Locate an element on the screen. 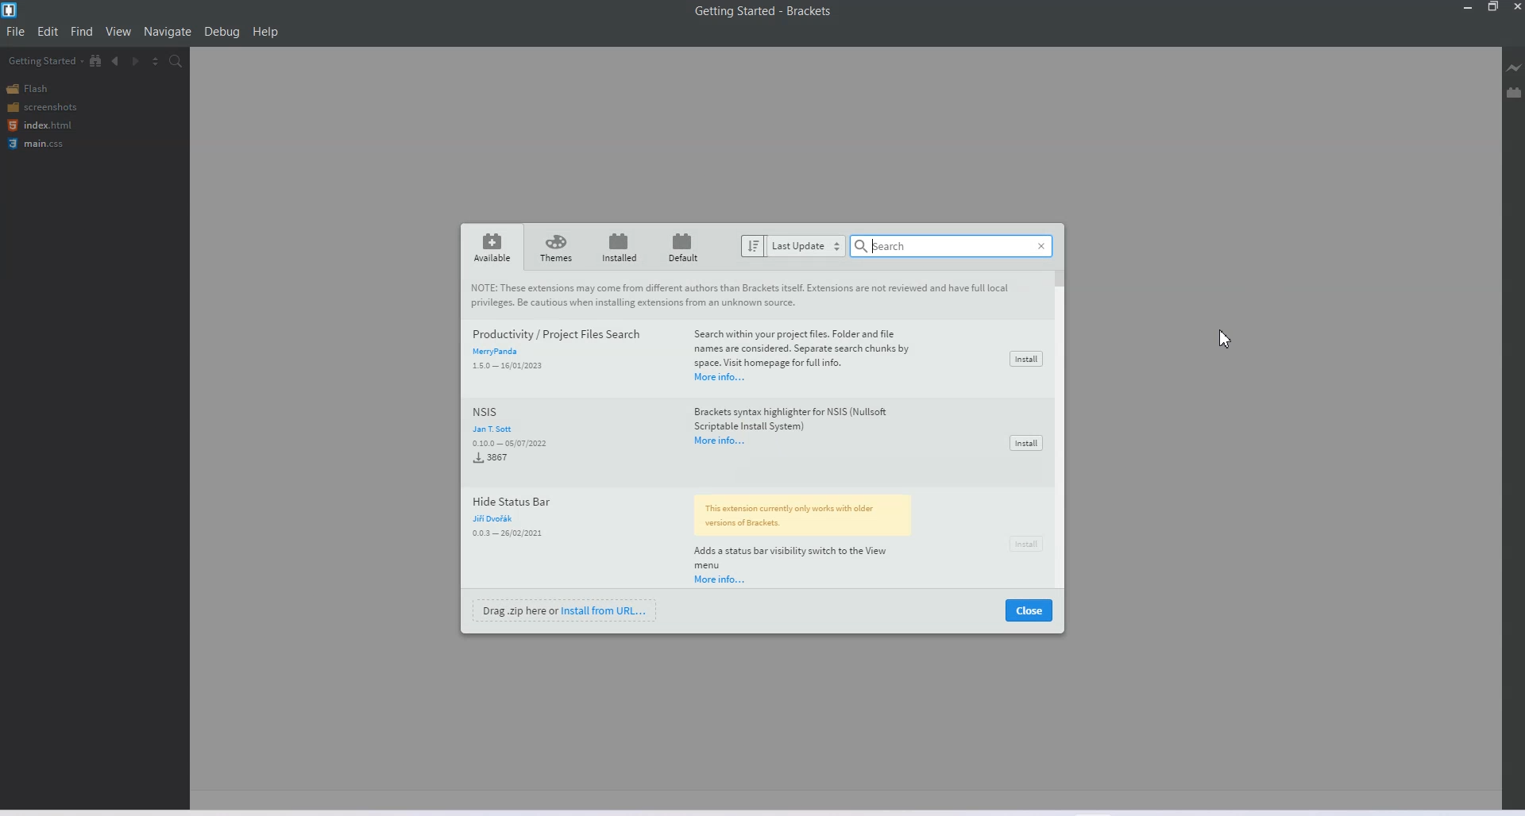 Image resolution: width=1525 pixels, height=816 pixels. available is located at coordinates (492, 245).